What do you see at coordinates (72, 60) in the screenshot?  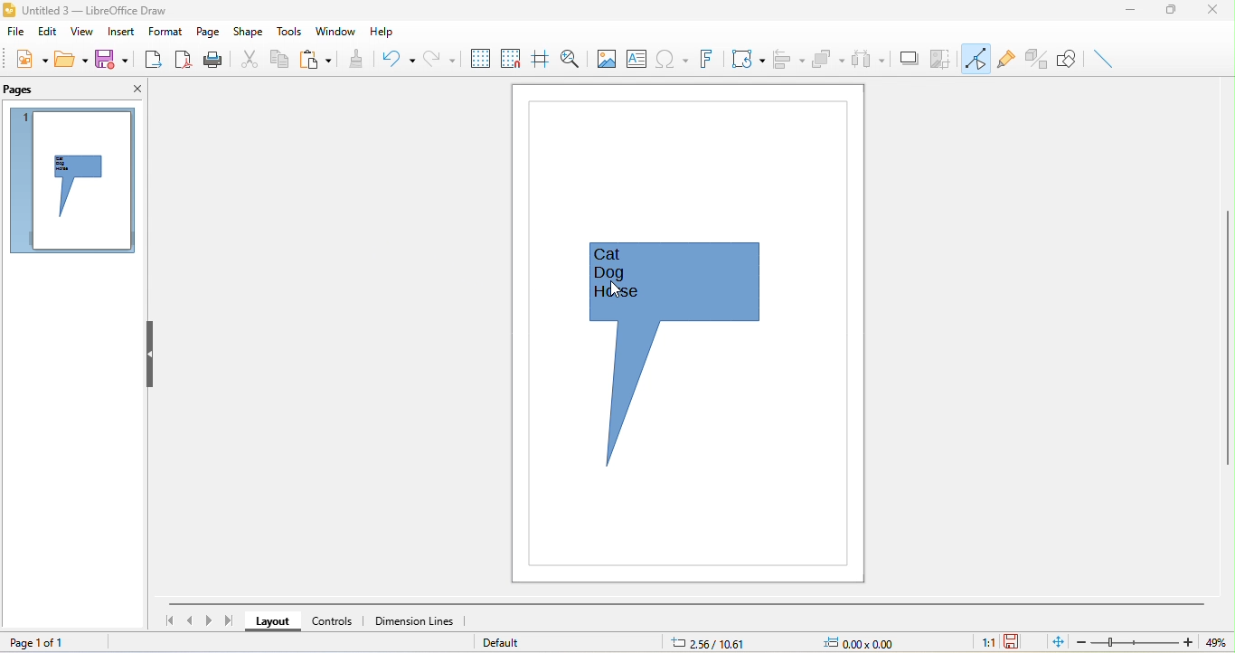 I see `open` at bounding box center [72, 60].